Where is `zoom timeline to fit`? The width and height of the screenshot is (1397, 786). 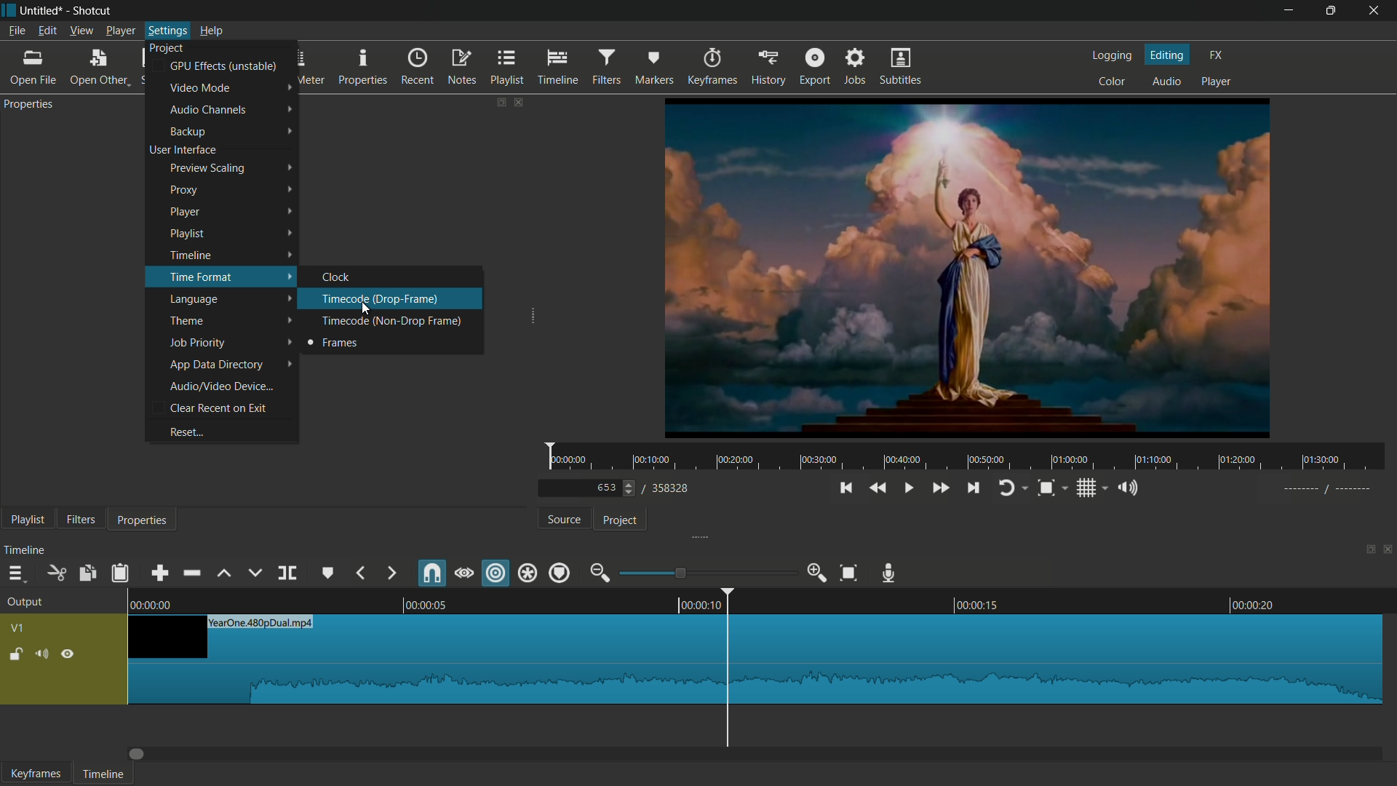 zoom timeline to fit is located at coordinates (848, 573).